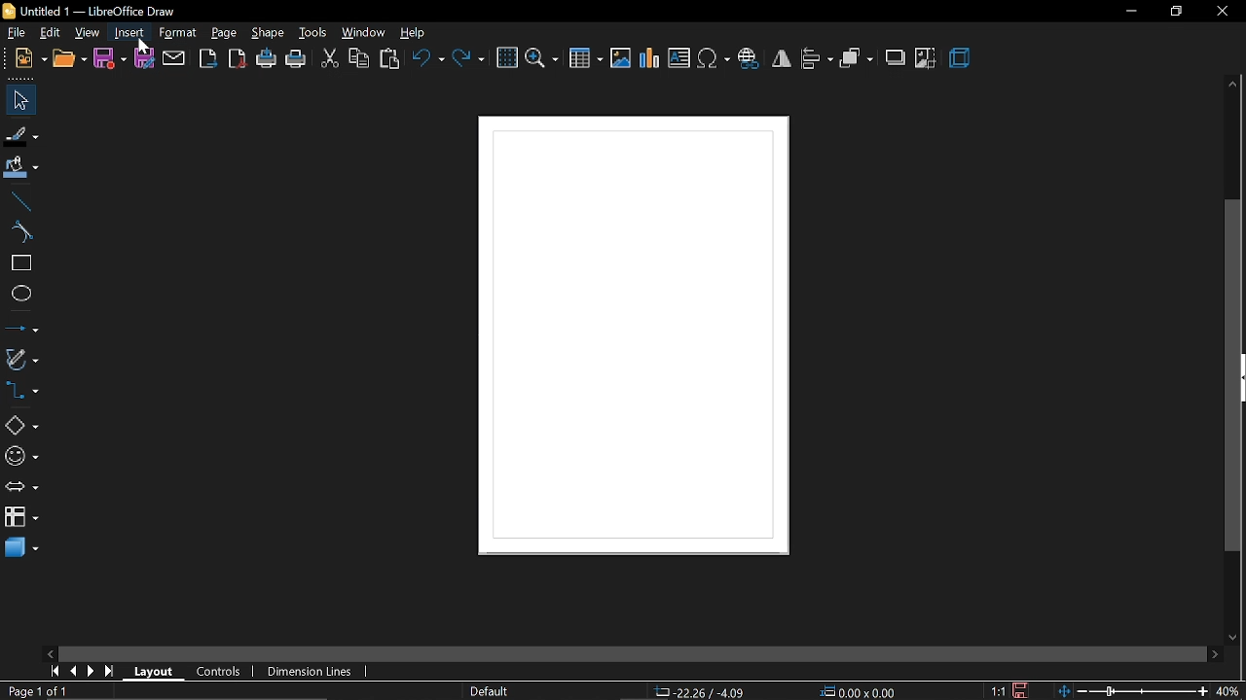 This screenshot has height=700, width=1246. I want to click on Page 1 of 1, so click(37, 691).